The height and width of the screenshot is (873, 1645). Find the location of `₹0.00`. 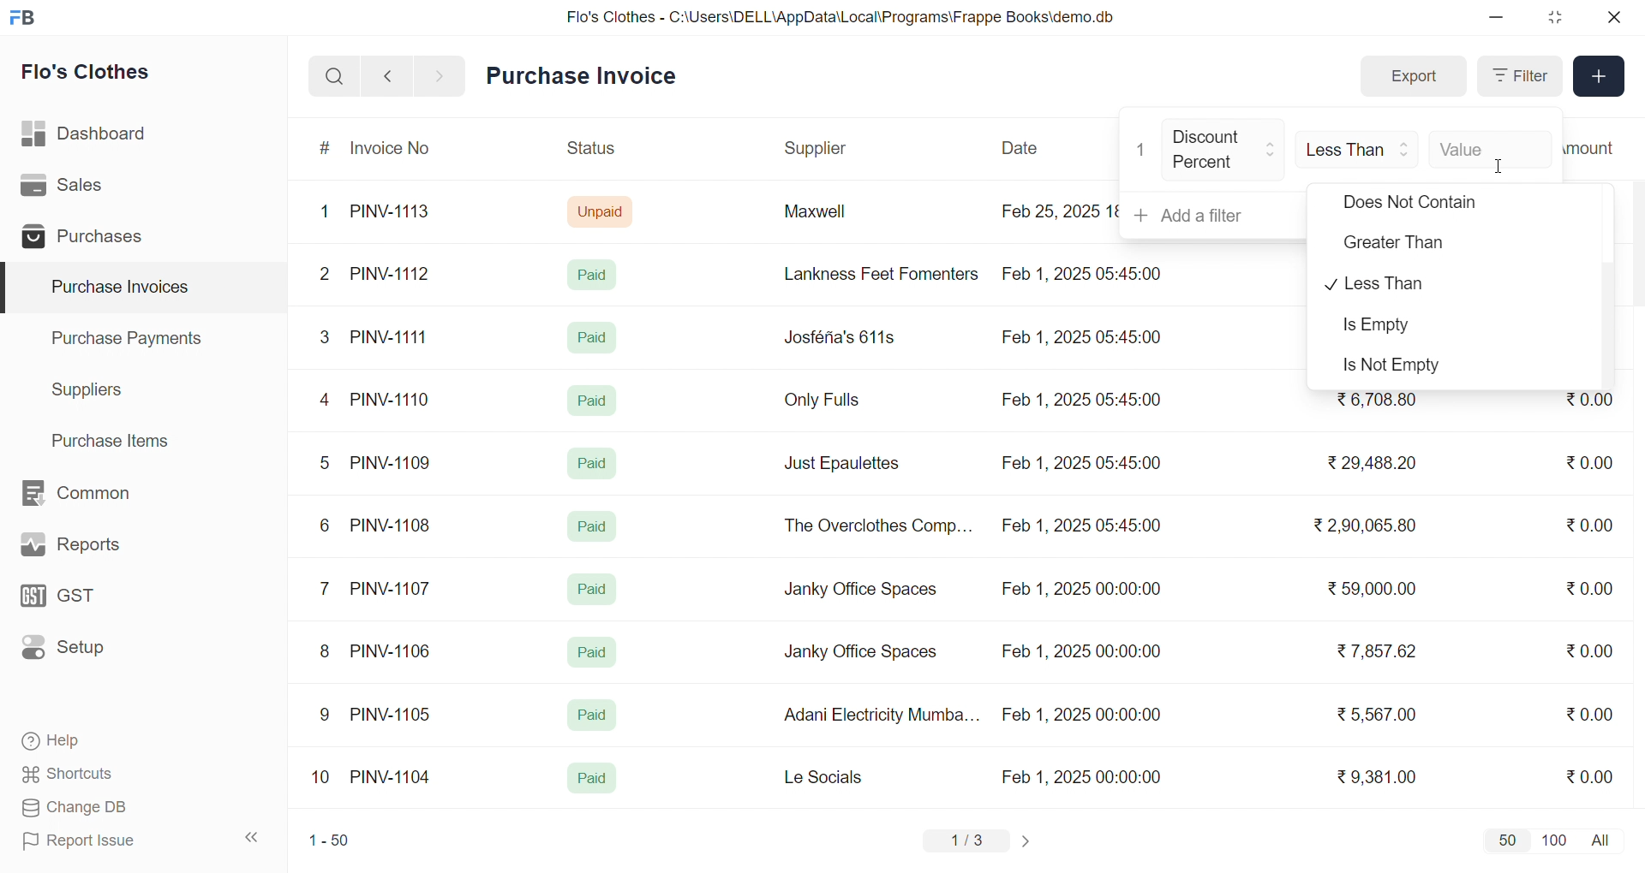

₹0.00 is located at coordinates (1588, 527).